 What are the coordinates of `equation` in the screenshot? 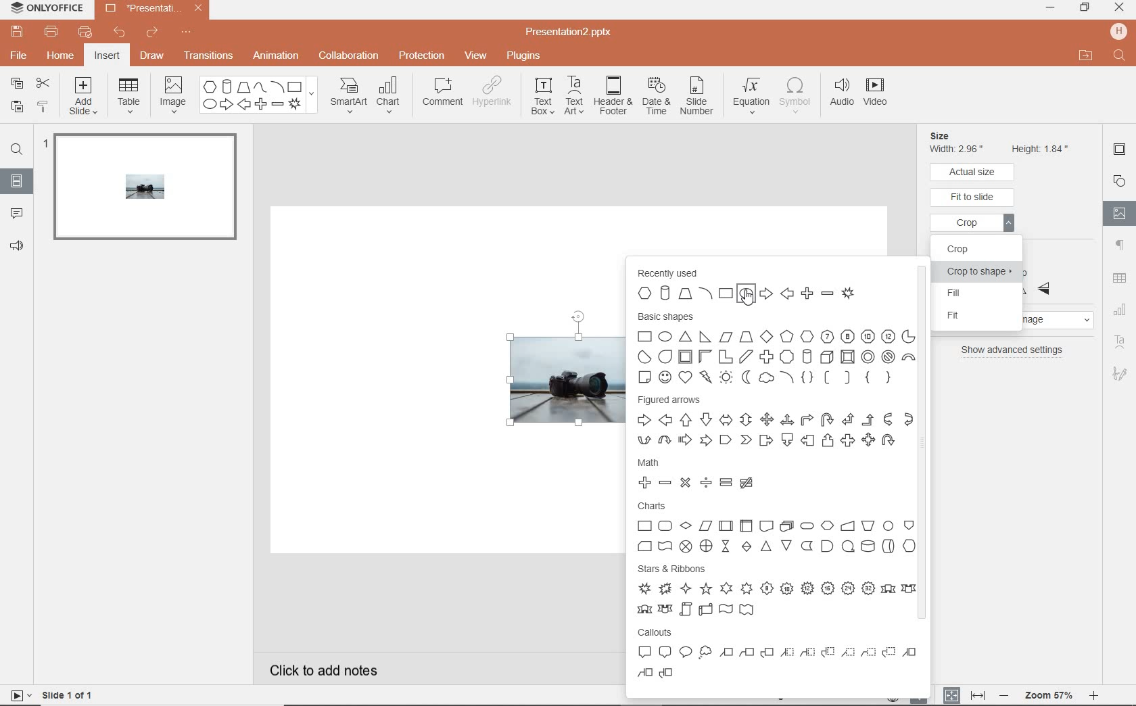 It's located at (752, 93).